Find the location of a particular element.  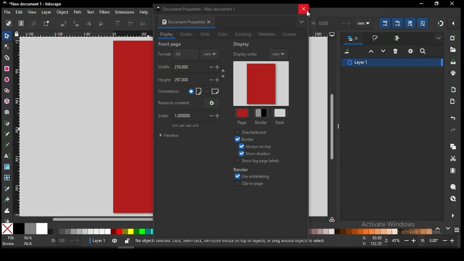

color manager mode is located at coordinates (332, 221).